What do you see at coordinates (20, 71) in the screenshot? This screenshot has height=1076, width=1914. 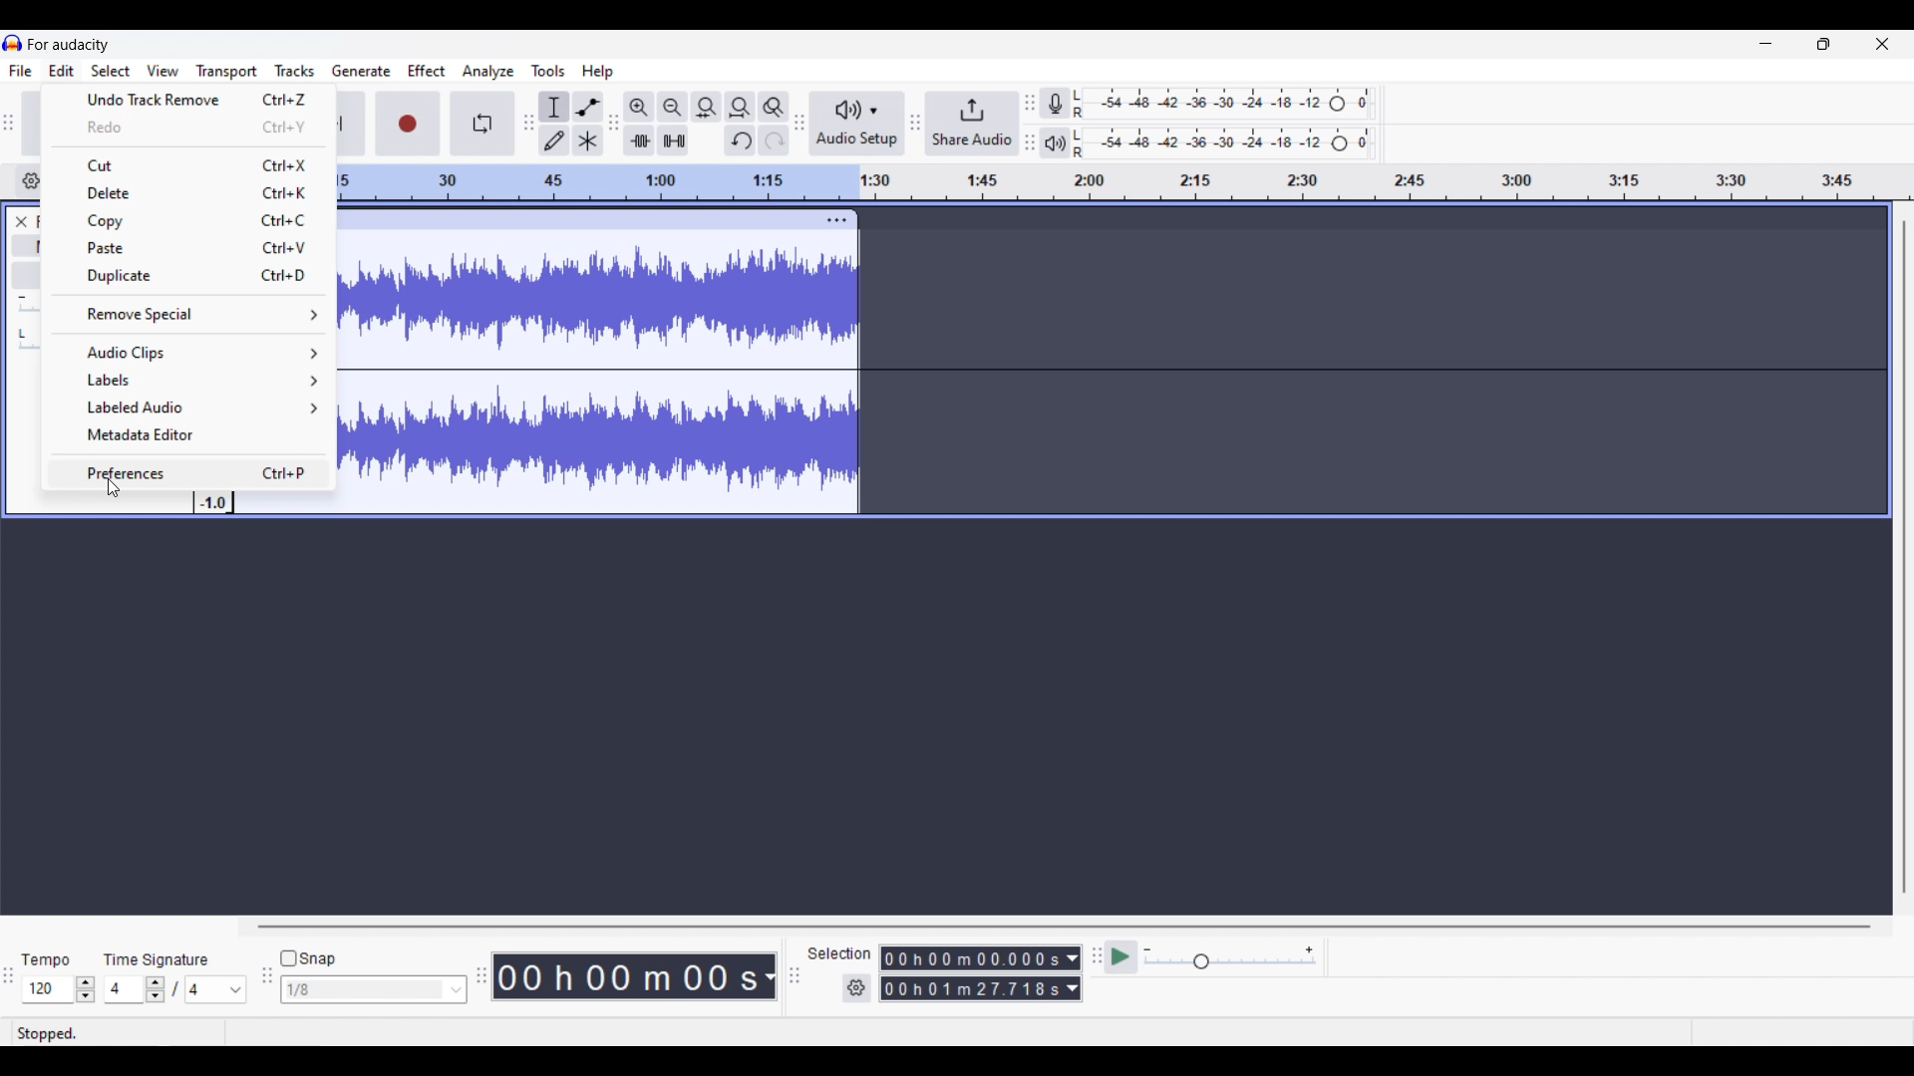 I see `File menu` at bounding box center [20, 71].